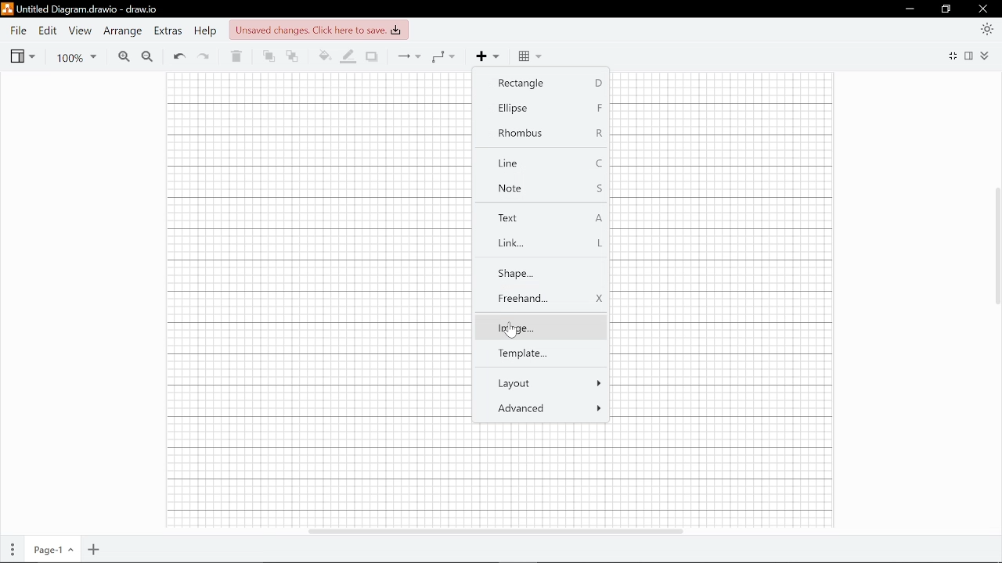 Image resolution: width=1002 pixels, height=563 pixels. What do you see at coordinates (318, 30) in the screenshot?
I see `unsaved changes. click here to save` at bounding box center [318, 30].